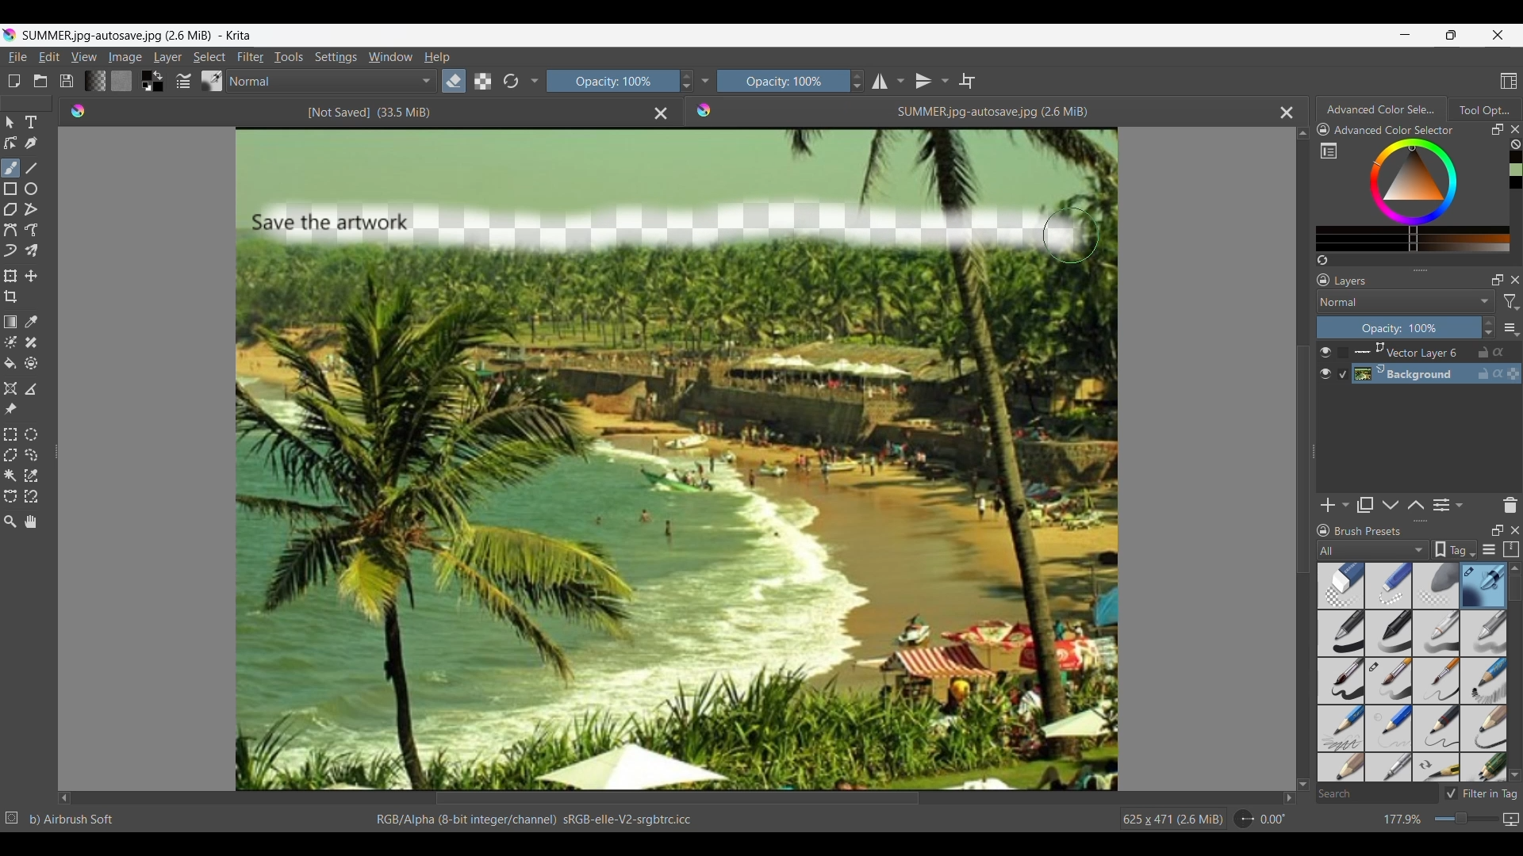 This screenshot has width=1523, height=856. Describe the element at coordinates (1354, 281) in the screenshot. I see `Layers` at that location.